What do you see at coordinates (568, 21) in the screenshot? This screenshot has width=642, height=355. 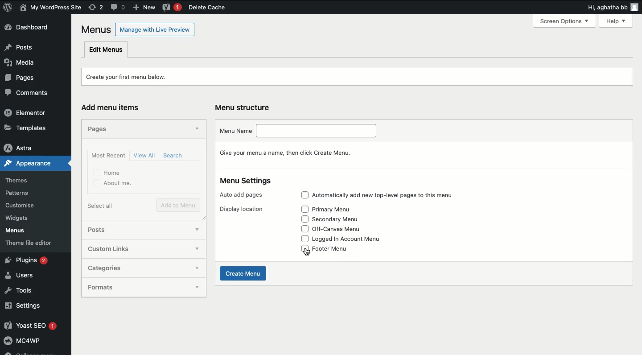 I see `Screen Options ` at bounding box center [568, 21].